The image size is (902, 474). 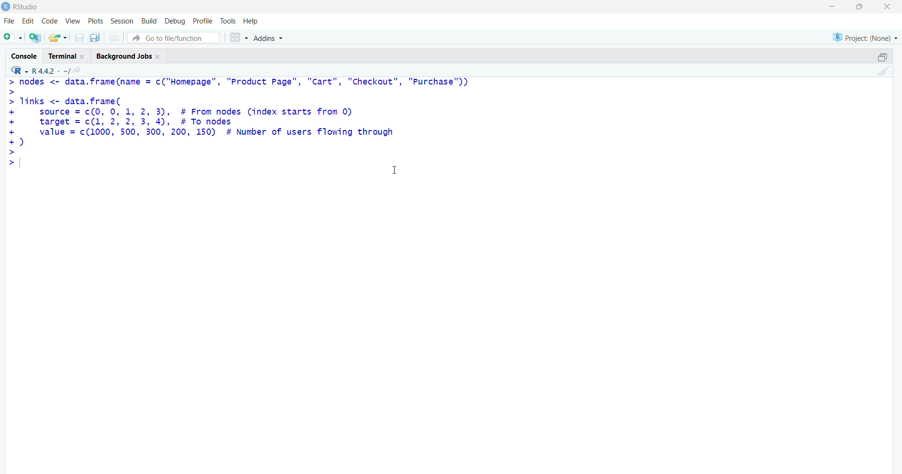 What do you see at coordinates (93, 20) in the screenshot?
I see `plots` at bounding box center [93, 20].